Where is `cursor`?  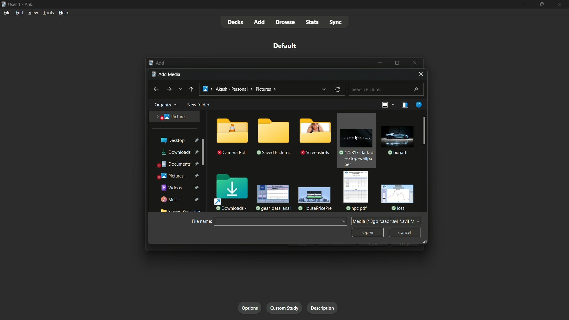
cursor is located at coordinates (358, 137).